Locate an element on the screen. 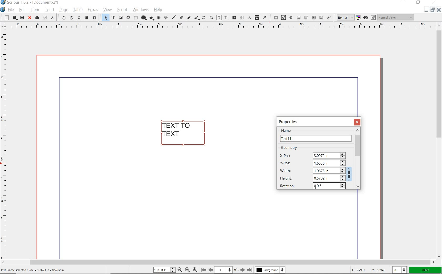  coordinates is located at coordinates (366, 270).